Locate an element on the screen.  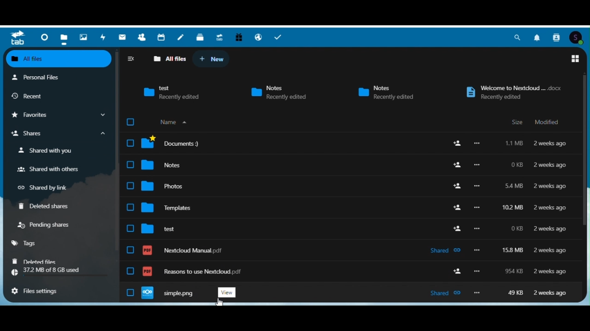
Shared with you is located at coordinates (57, 150).